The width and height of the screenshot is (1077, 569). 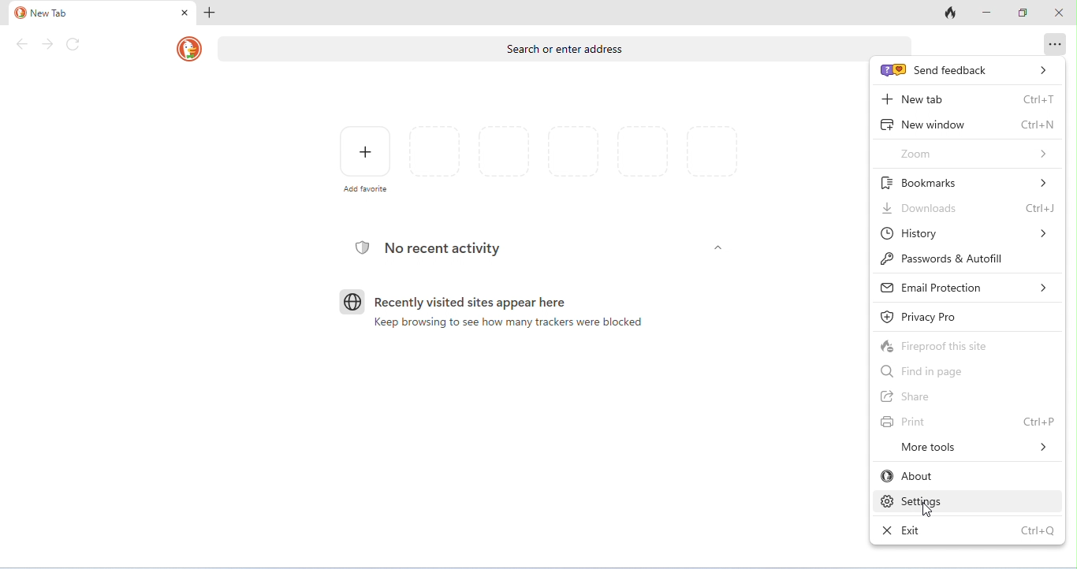 What do you see at coordinates (42, 13) in the screenshot?
I see `new tab` at bounding box center [42, 13].